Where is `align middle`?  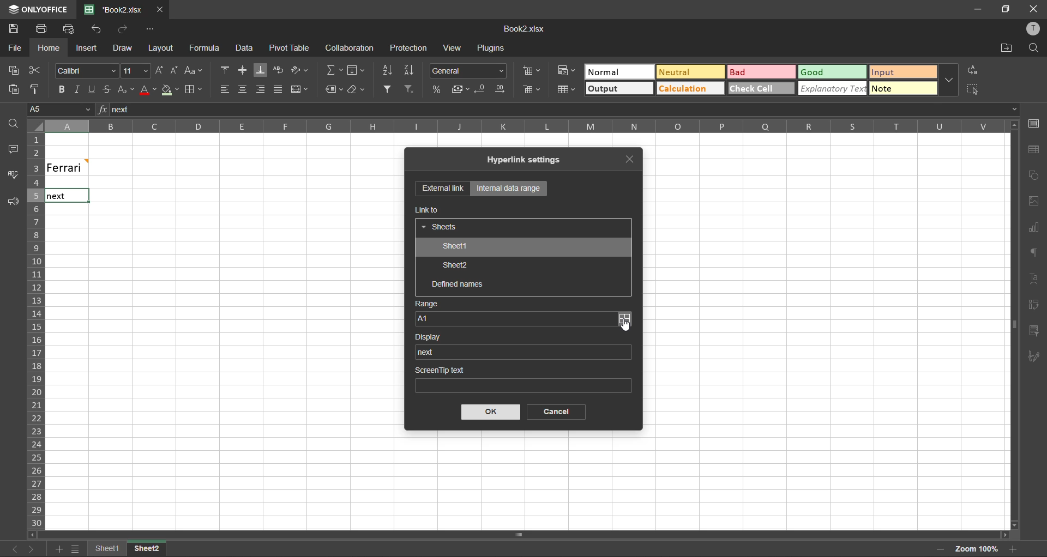 align middle is located at coordinates (243, 70).